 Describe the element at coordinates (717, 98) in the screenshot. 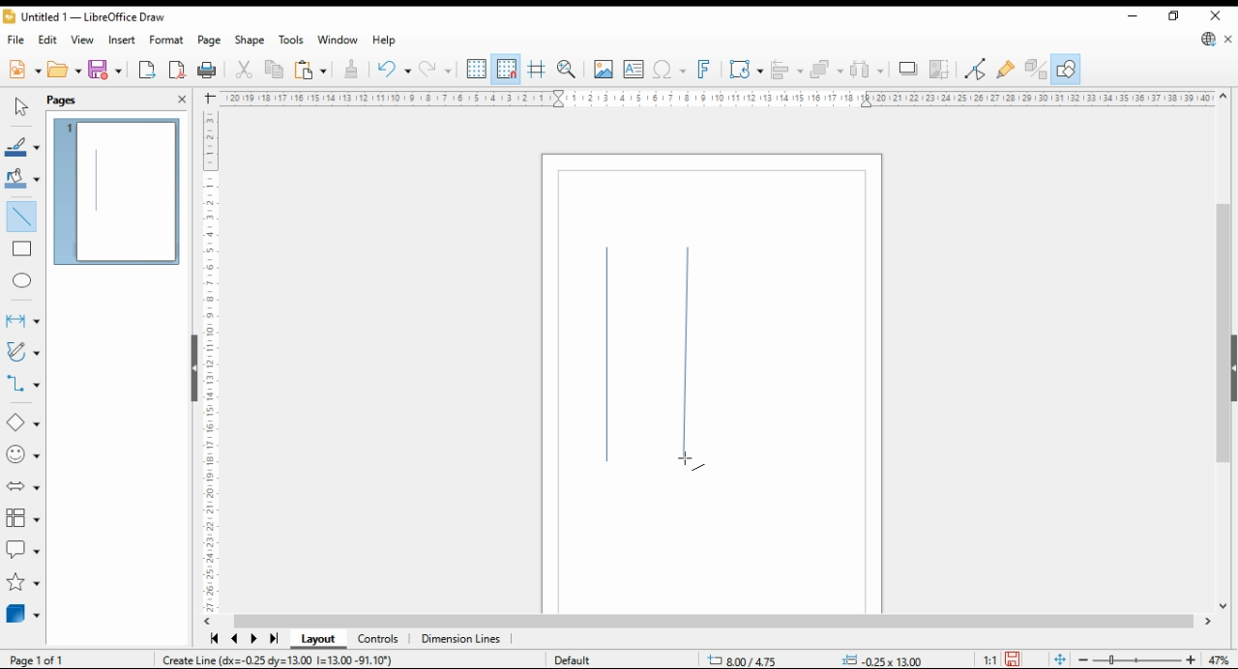

I see `horizontal scale` at that location.